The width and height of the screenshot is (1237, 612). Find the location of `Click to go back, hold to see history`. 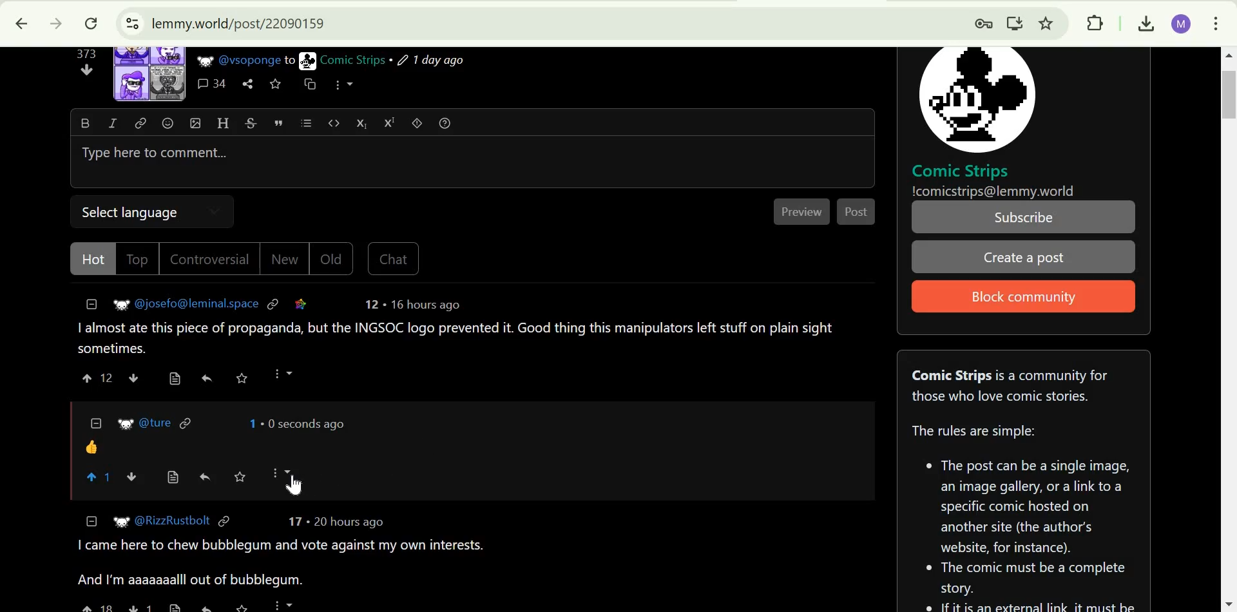

Click to go back, hold to see history is located at coordinates (21, 24).